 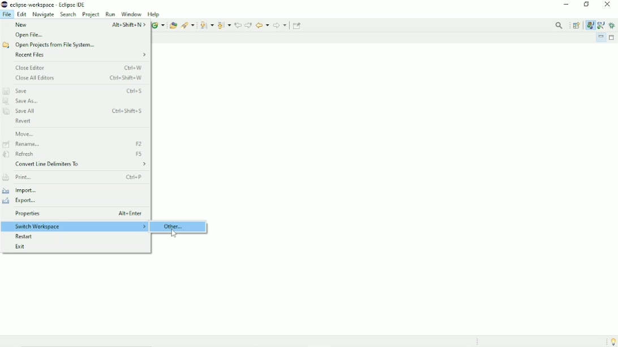 I want to click on Forward, so click(x=280, y=25).